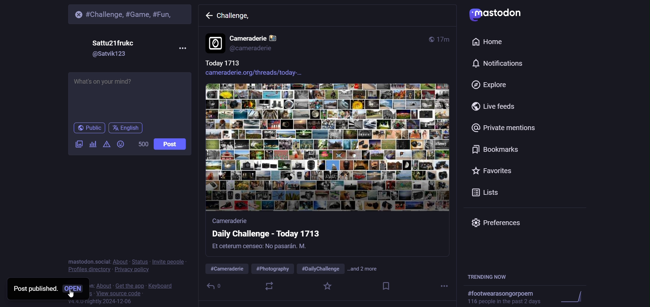 The width and height of the screenshot is (650, 307). What do you see at coordinates (488, 42) in the screenshot?
I see `home` at bounding box center [488, 42].